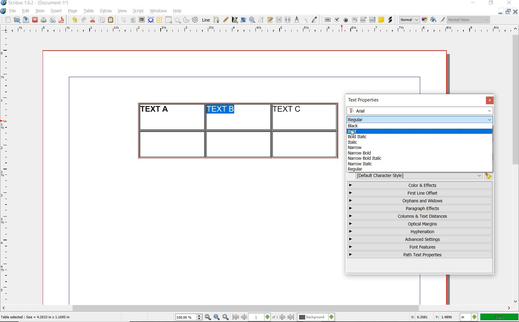  Describe the element at coordinates (378, 131) in the screenshot. I see `Bold` at that location.